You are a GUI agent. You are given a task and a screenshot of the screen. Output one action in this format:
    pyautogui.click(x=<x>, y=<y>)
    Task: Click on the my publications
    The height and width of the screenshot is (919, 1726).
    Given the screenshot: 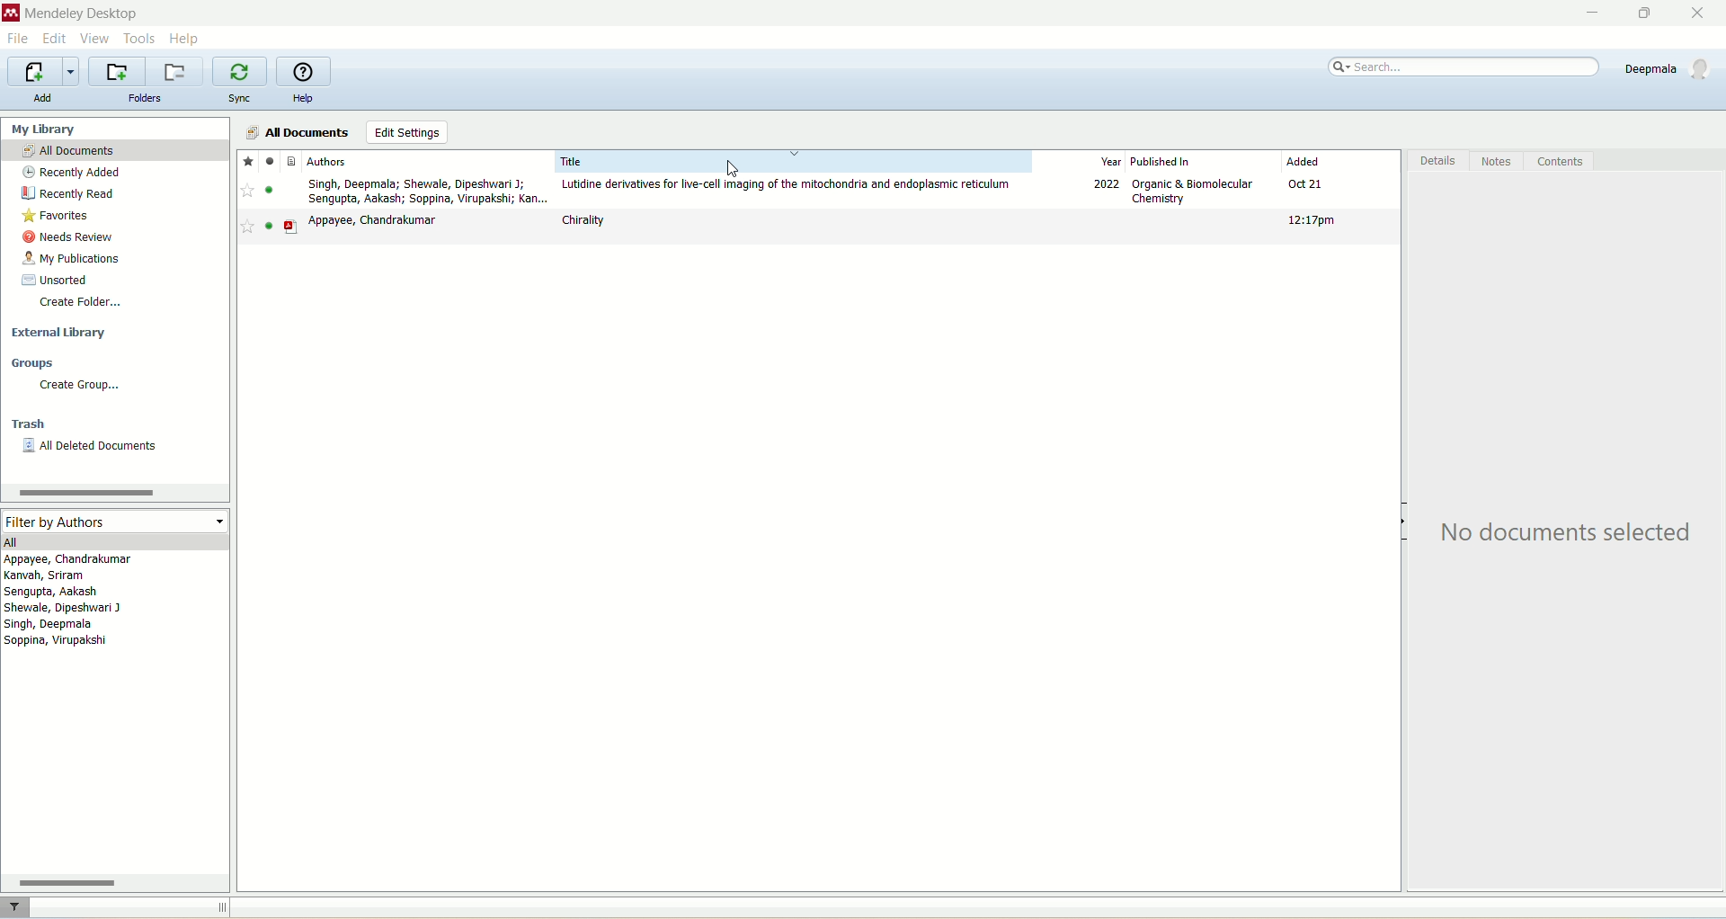 What is the action you would take?
    pyautogui.click(x=68, y=258)
    